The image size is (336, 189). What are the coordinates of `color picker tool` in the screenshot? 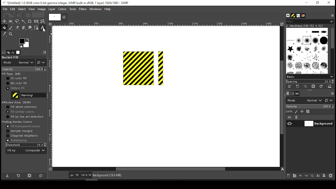 It's located at (4, 35).